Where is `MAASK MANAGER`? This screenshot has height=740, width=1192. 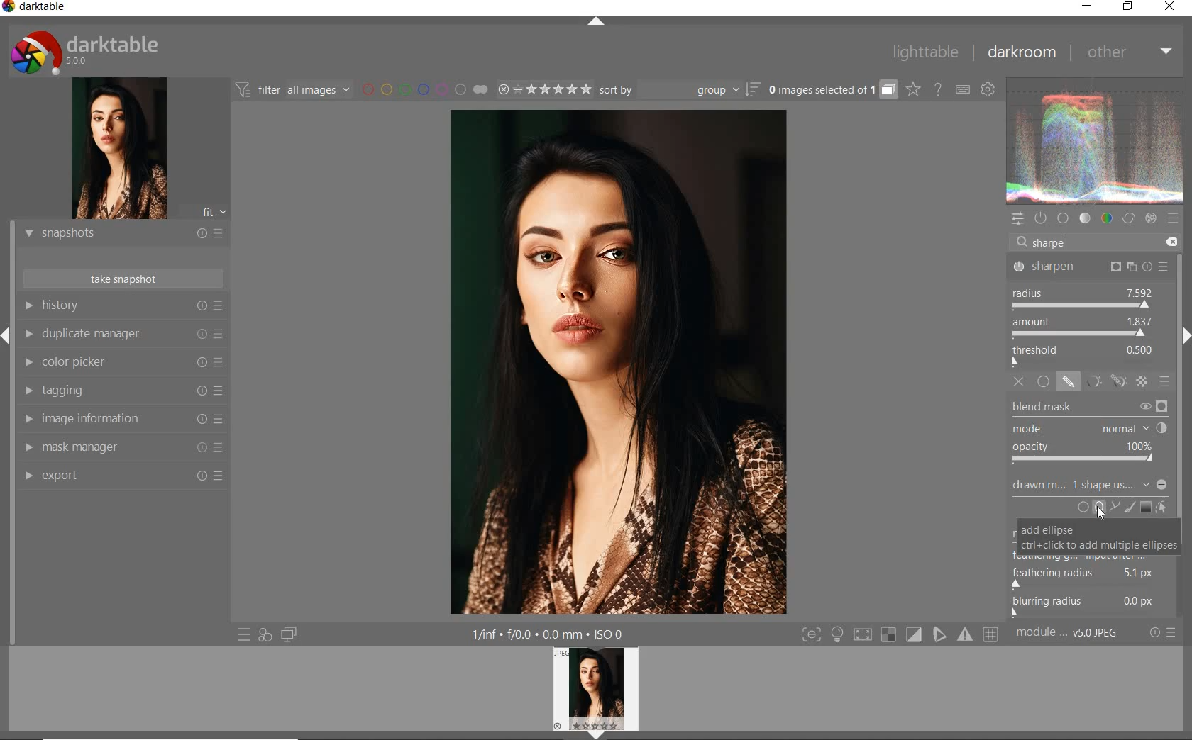 MAASK MANAGER is located at coordinates (122, 448).